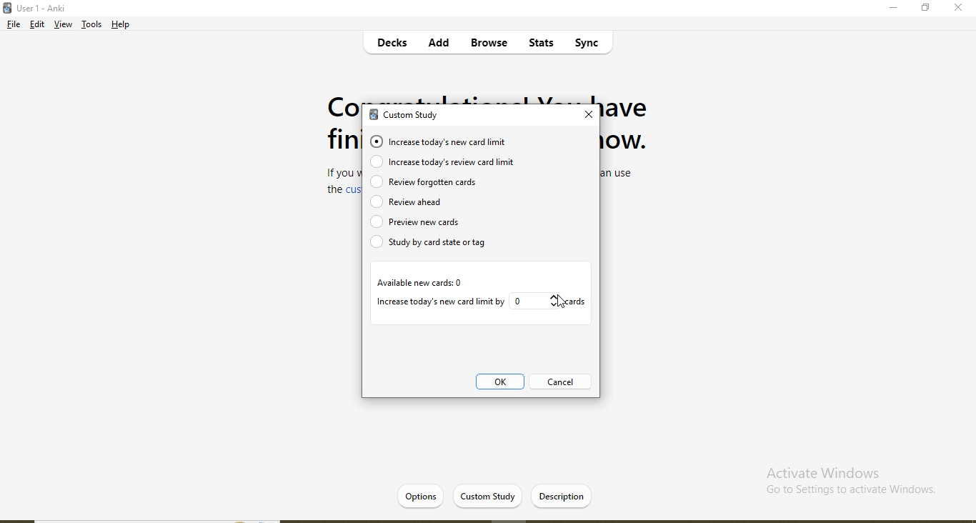 This screenshot has width=976, height=523. What do you see at coordinates (439, 44) in the screenshot?
I see `add` at bounding box center [439, 44].